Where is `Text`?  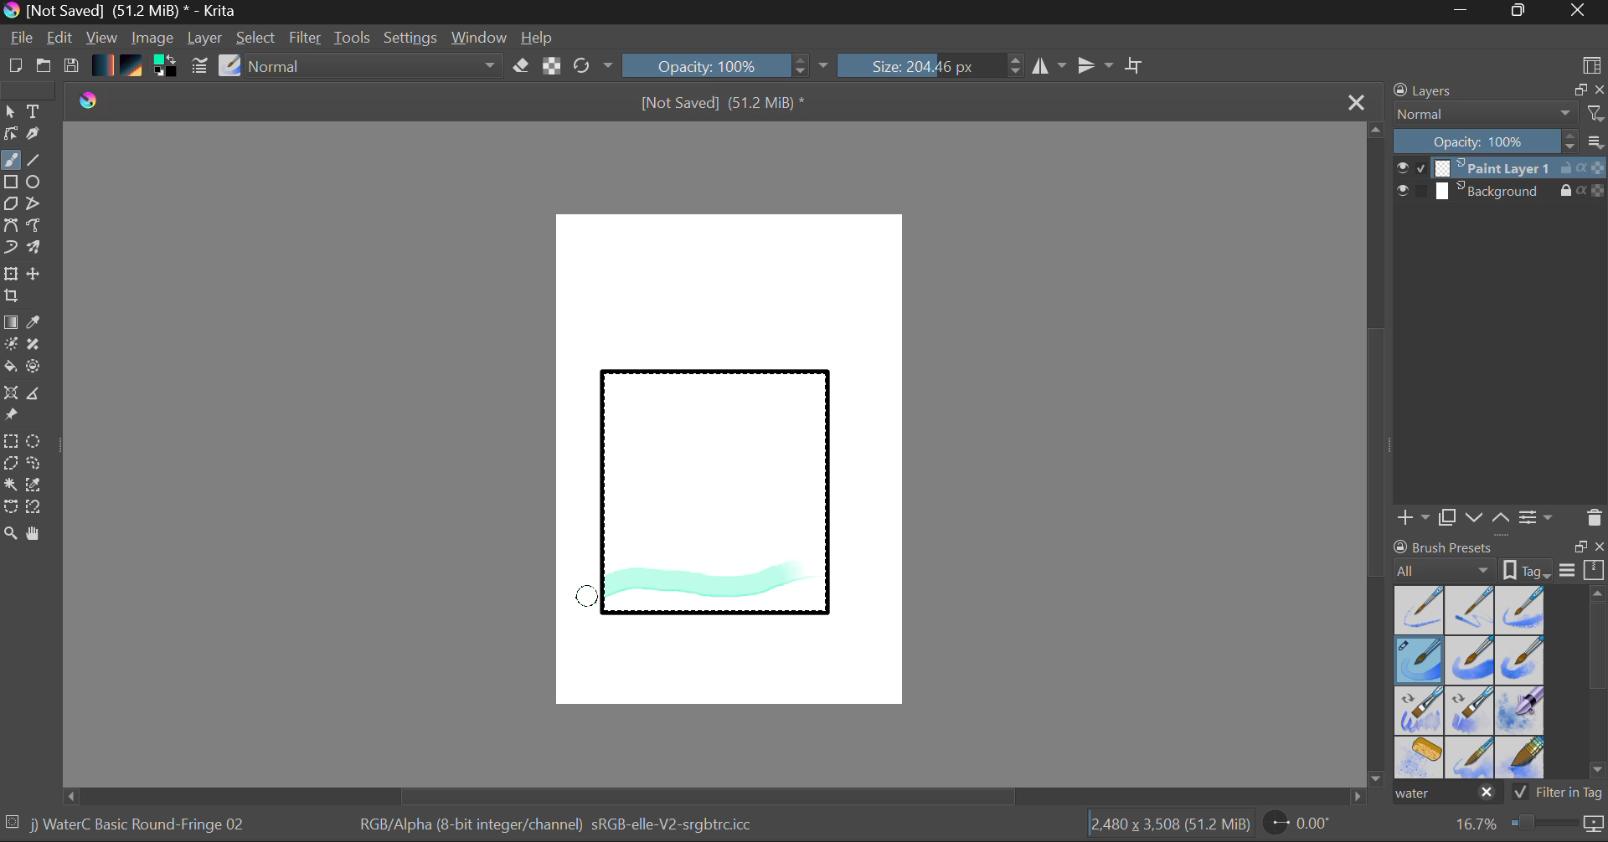
Text is located at coordinates (34, 110).